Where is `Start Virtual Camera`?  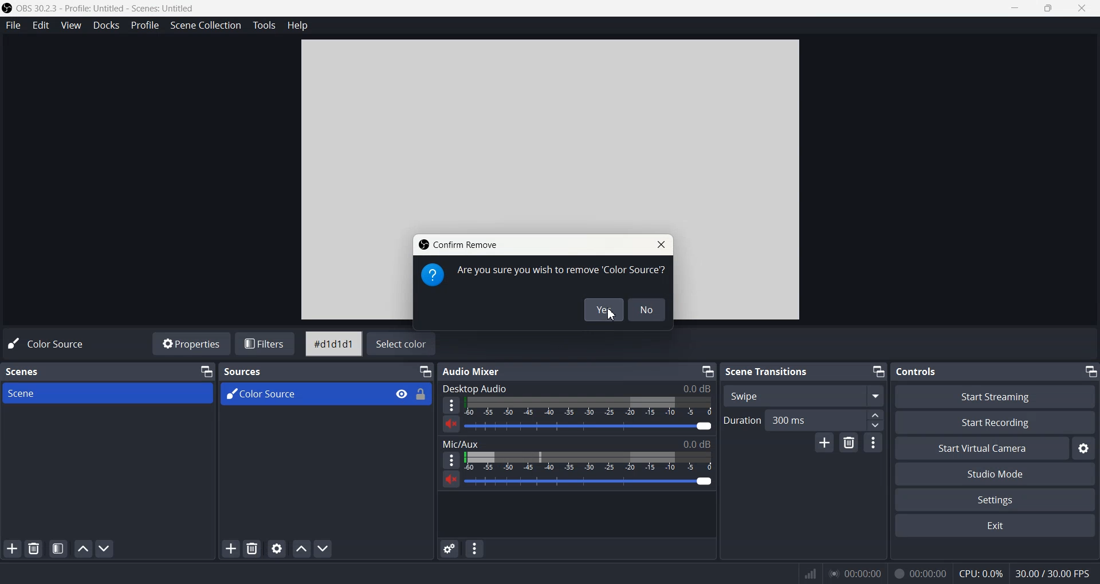
Start Virtual Camera is located at coordinates (980, 449).